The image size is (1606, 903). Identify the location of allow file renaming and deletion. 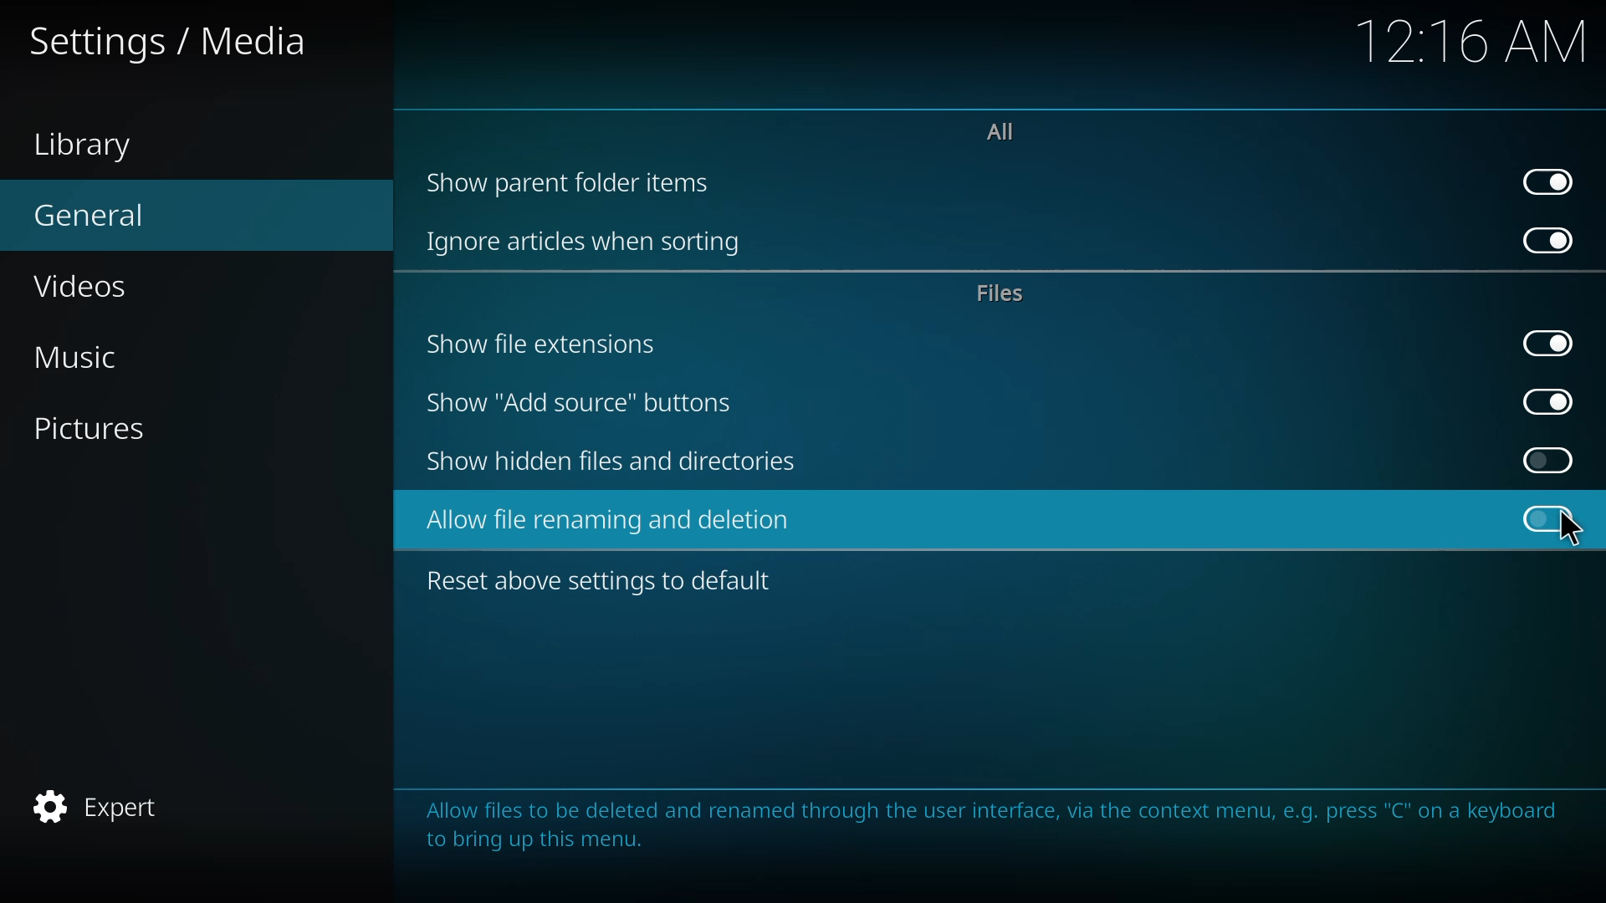
(612, 521).